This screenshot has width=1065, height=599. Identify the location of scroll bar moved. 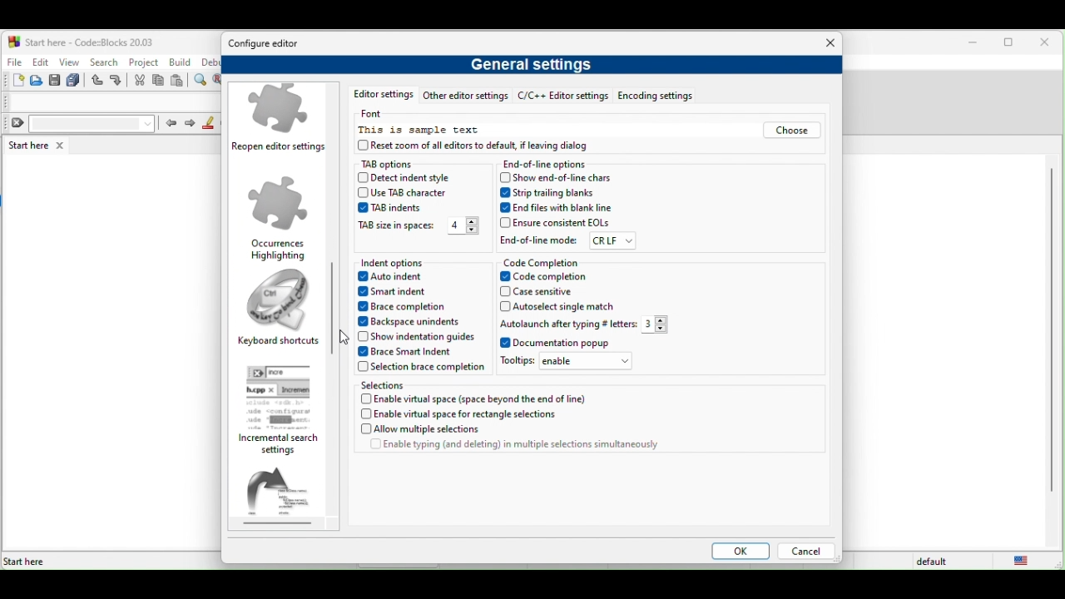
(331, 295).